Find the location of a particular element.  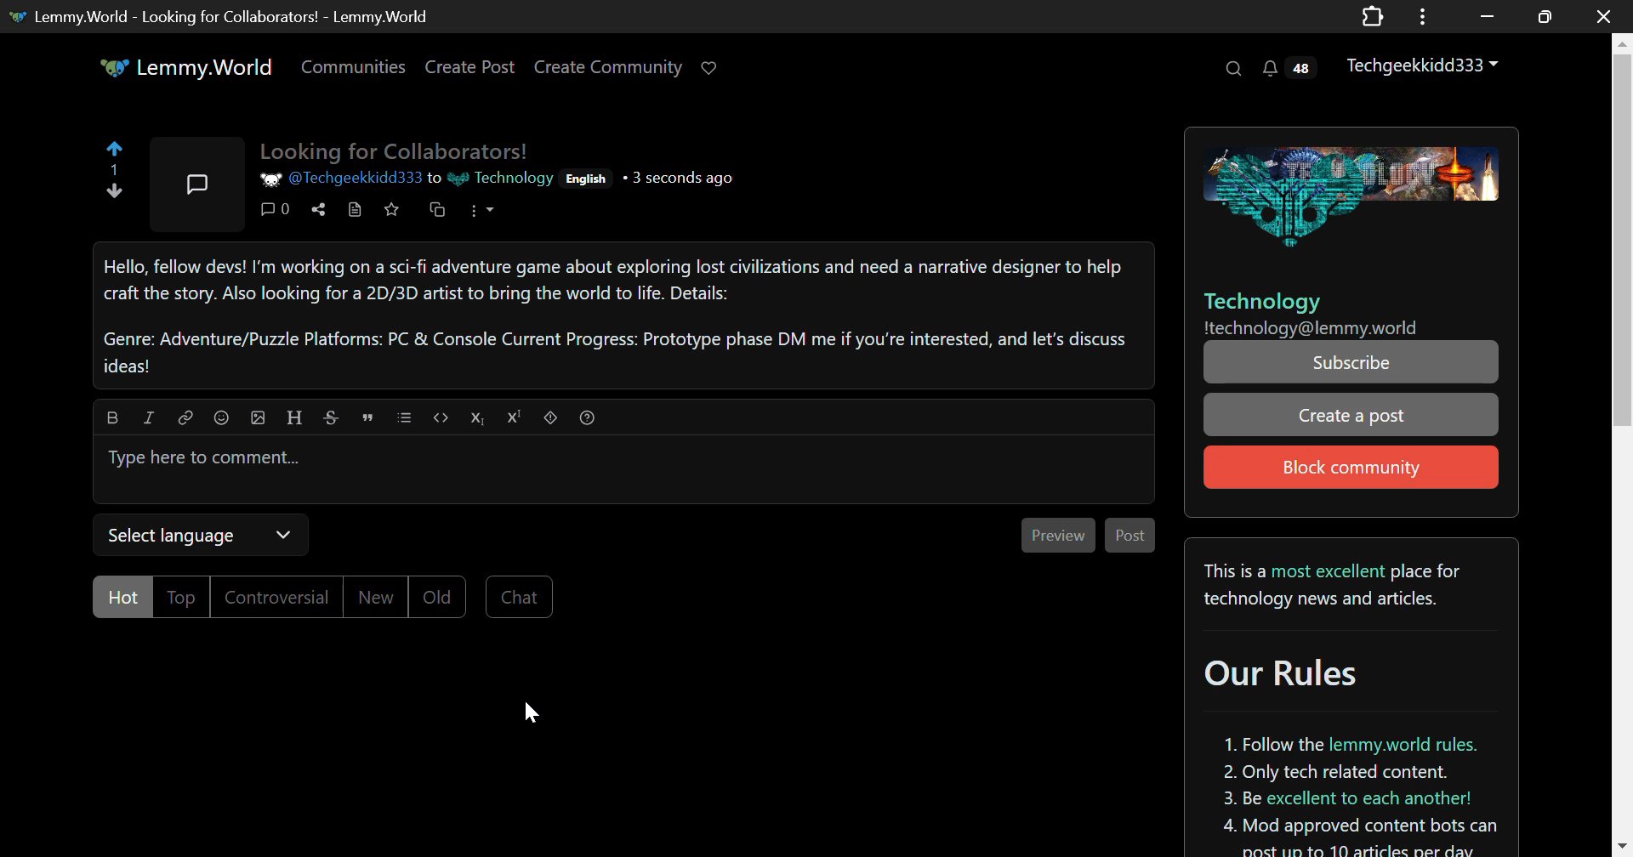

English is located at coordinates (587, 180).